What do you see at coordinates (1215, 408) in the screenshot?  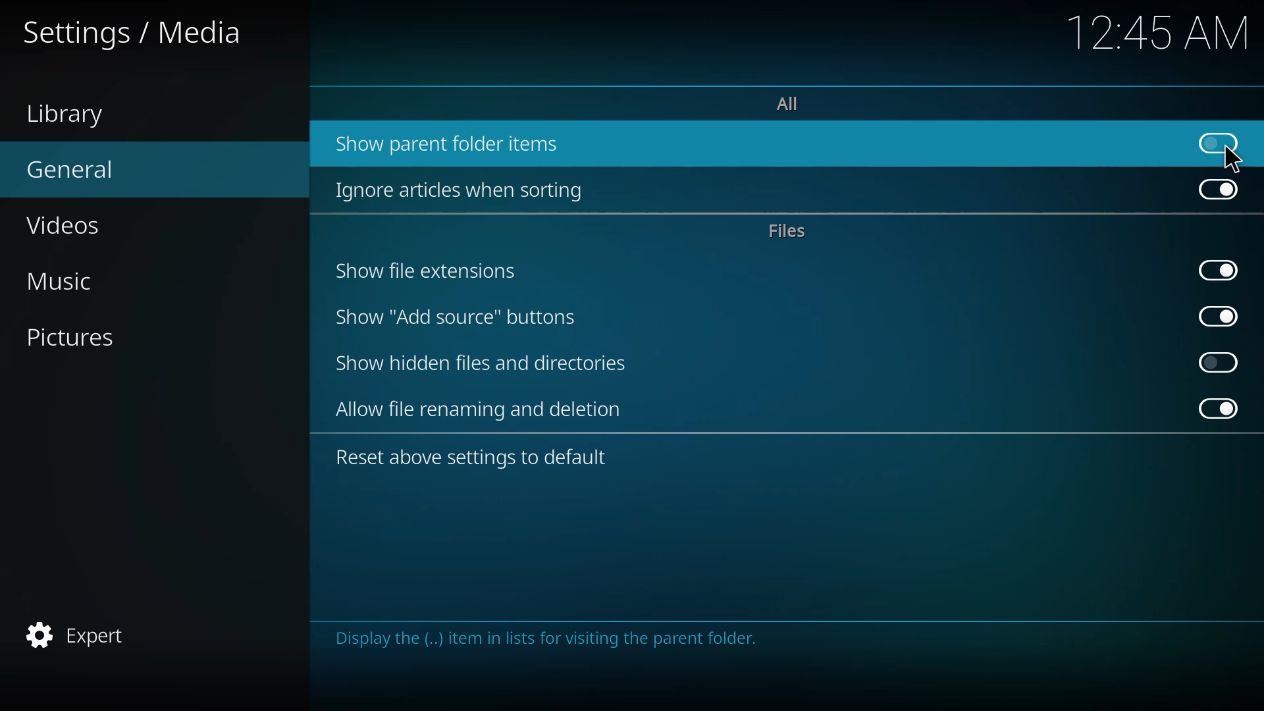 I see `enabled` at bounding box center [1215, 408].